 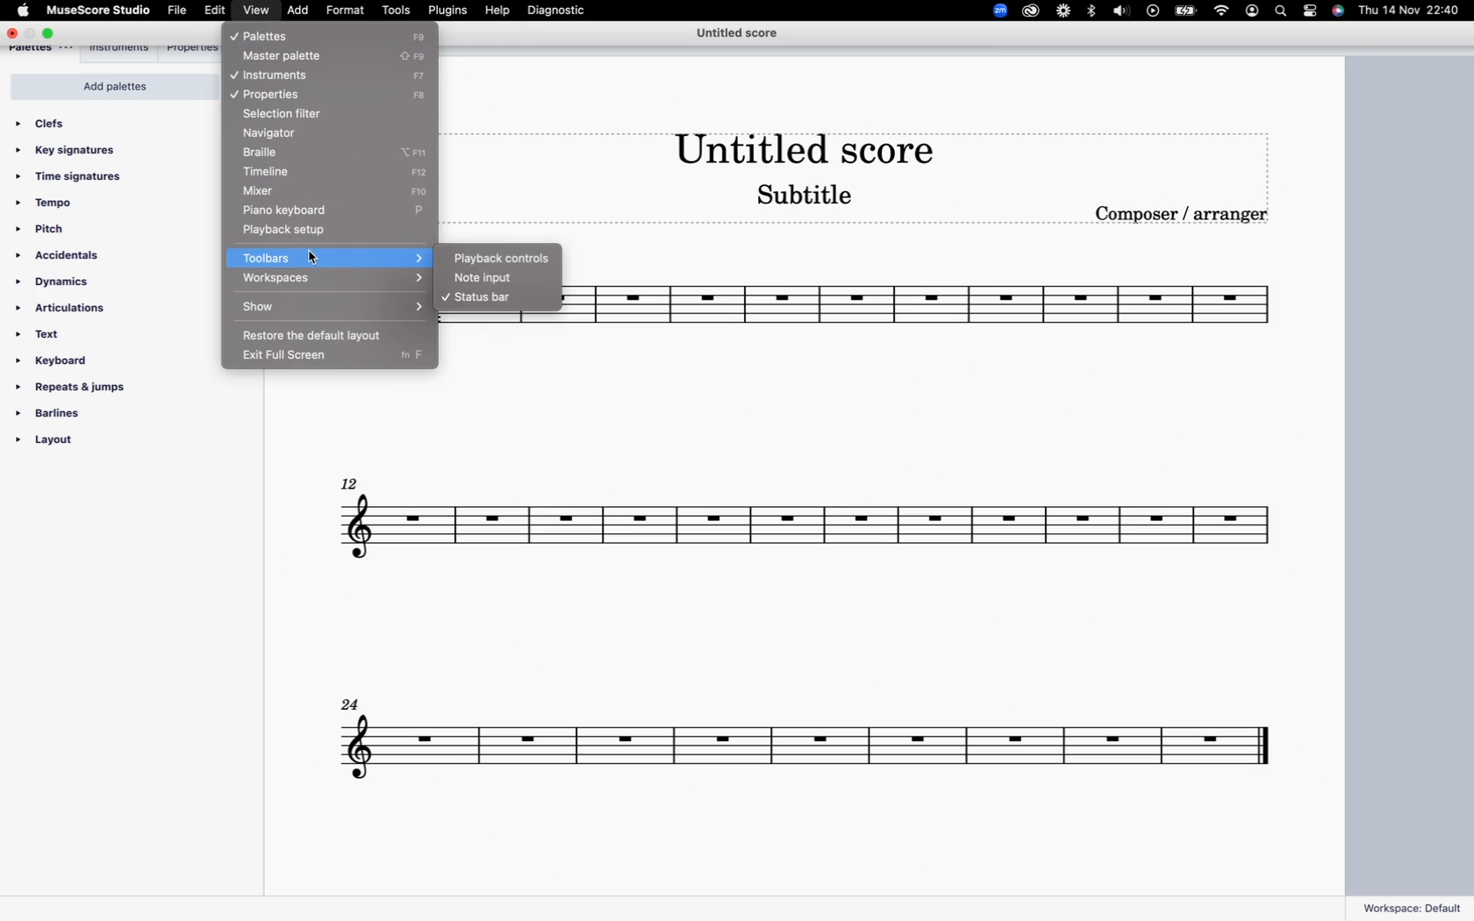 What do you see at coordinates (501, 12) in the screenshot?
I see `help` at bounding box center [501, 12].